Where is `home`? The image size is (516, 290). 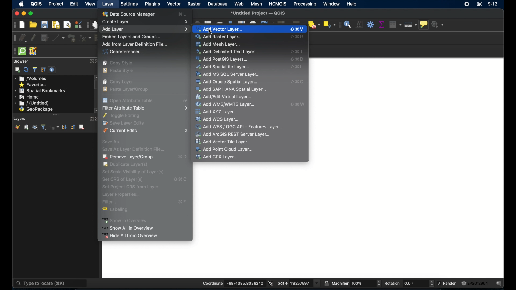
home is located at coordinates (27, 97).